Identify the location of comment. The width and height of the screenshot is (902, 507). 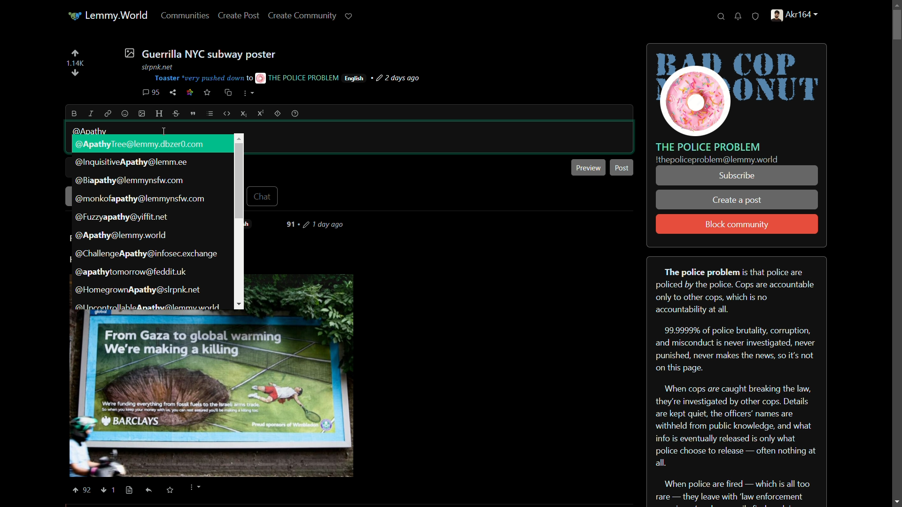
(151, 92).